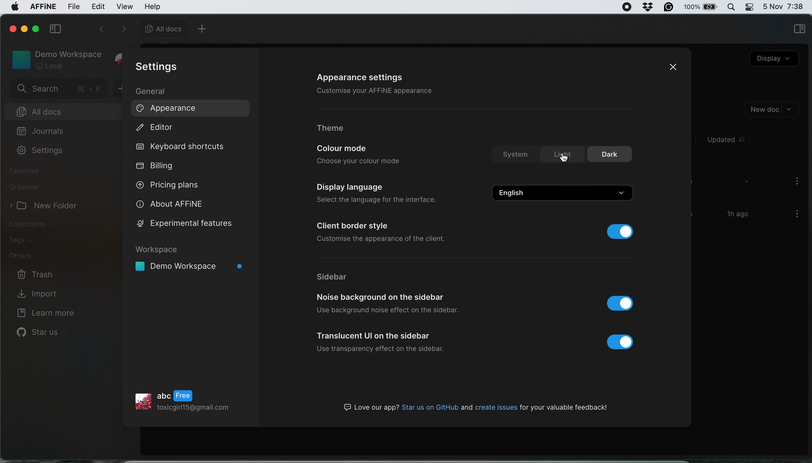 Image resolution: width=812 pixels, height=463 pixels. I want to click on use transparency effect on the sidebar, so click(381, 348).